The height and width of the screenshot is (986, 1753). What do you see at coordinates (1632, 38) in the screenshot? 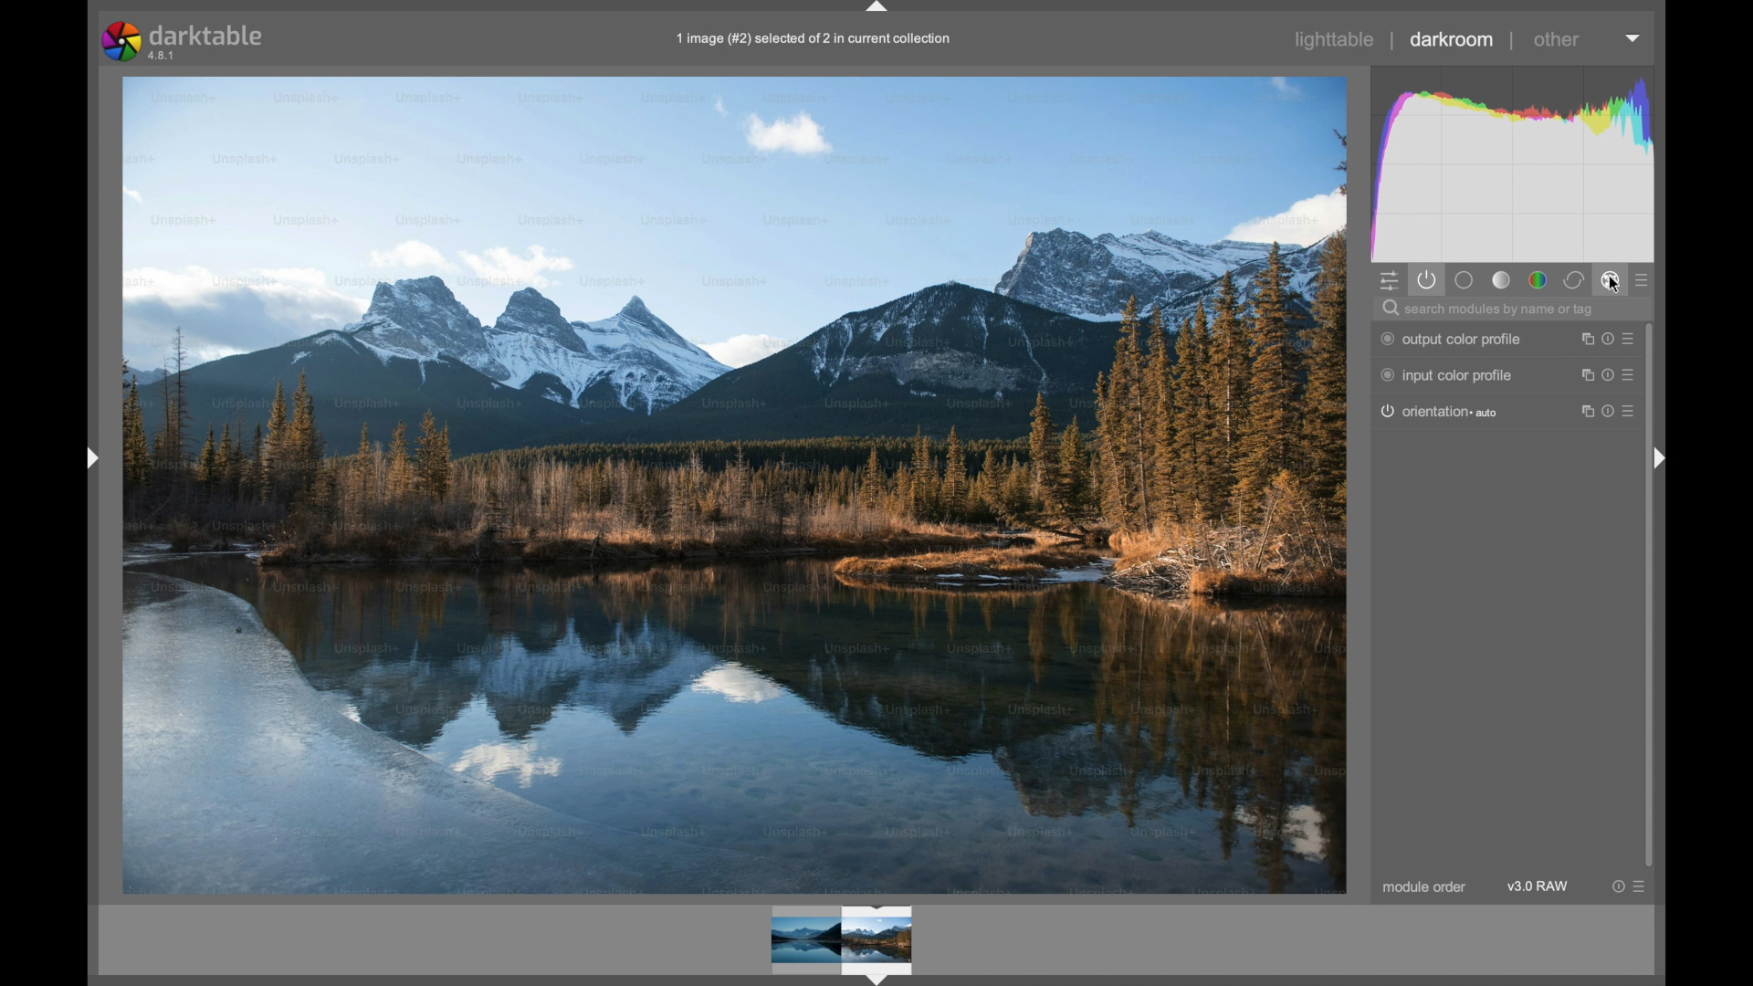
I see `dropdown` at bounding box center [1632, 38].